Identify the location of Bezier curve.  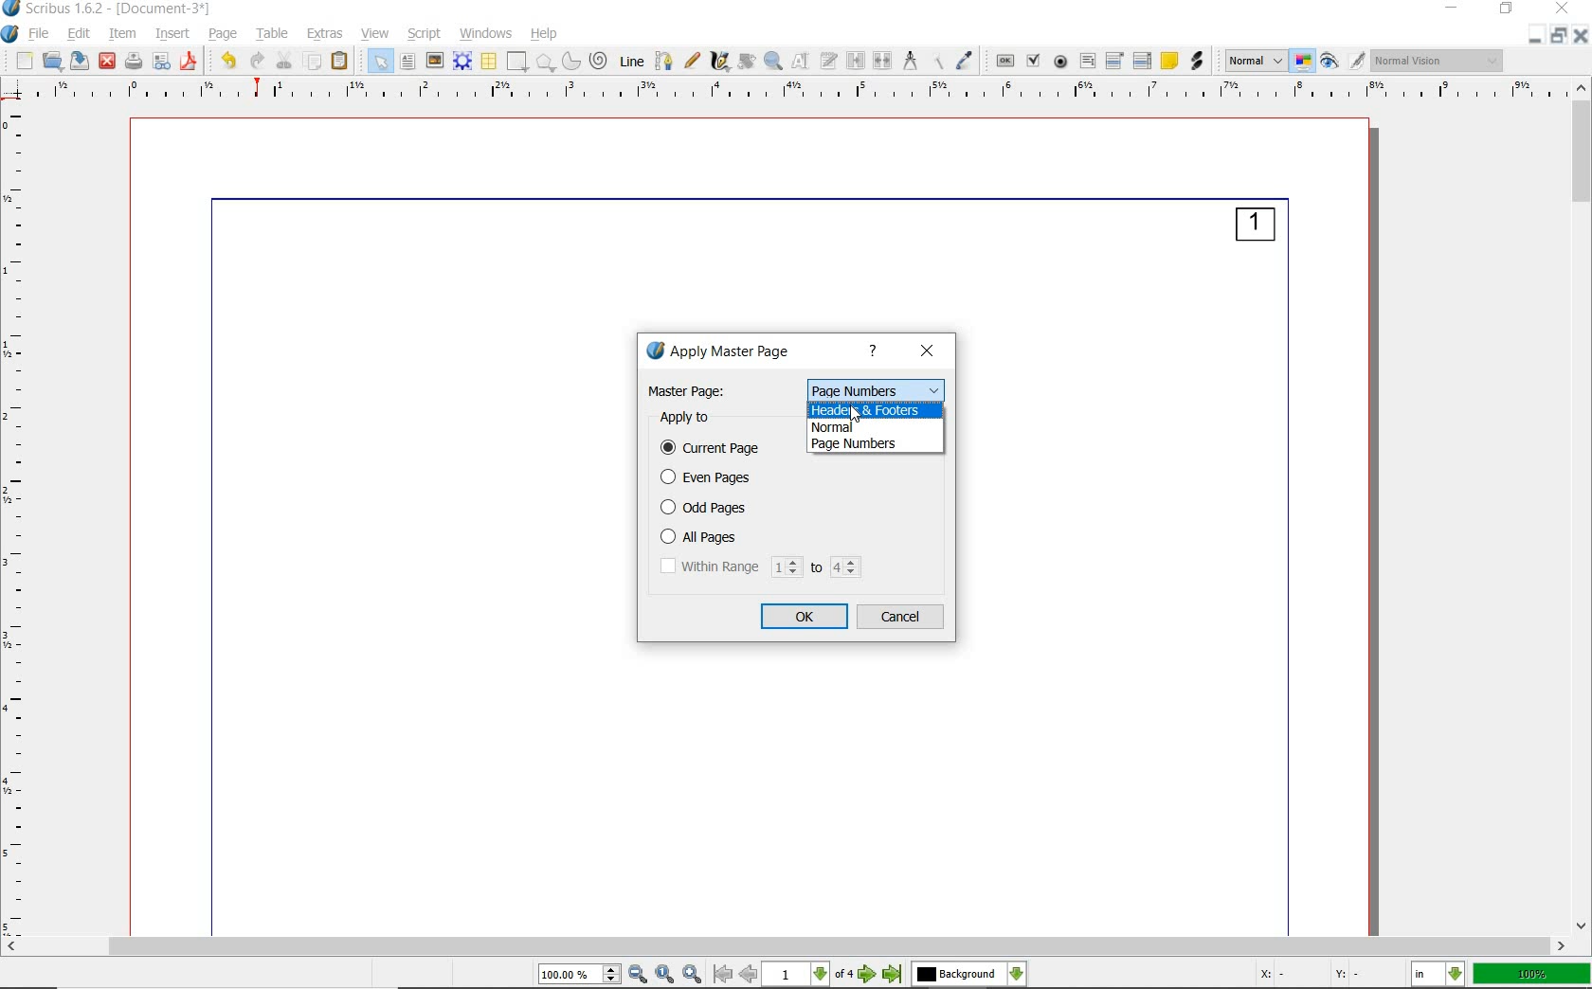
(663, 61).